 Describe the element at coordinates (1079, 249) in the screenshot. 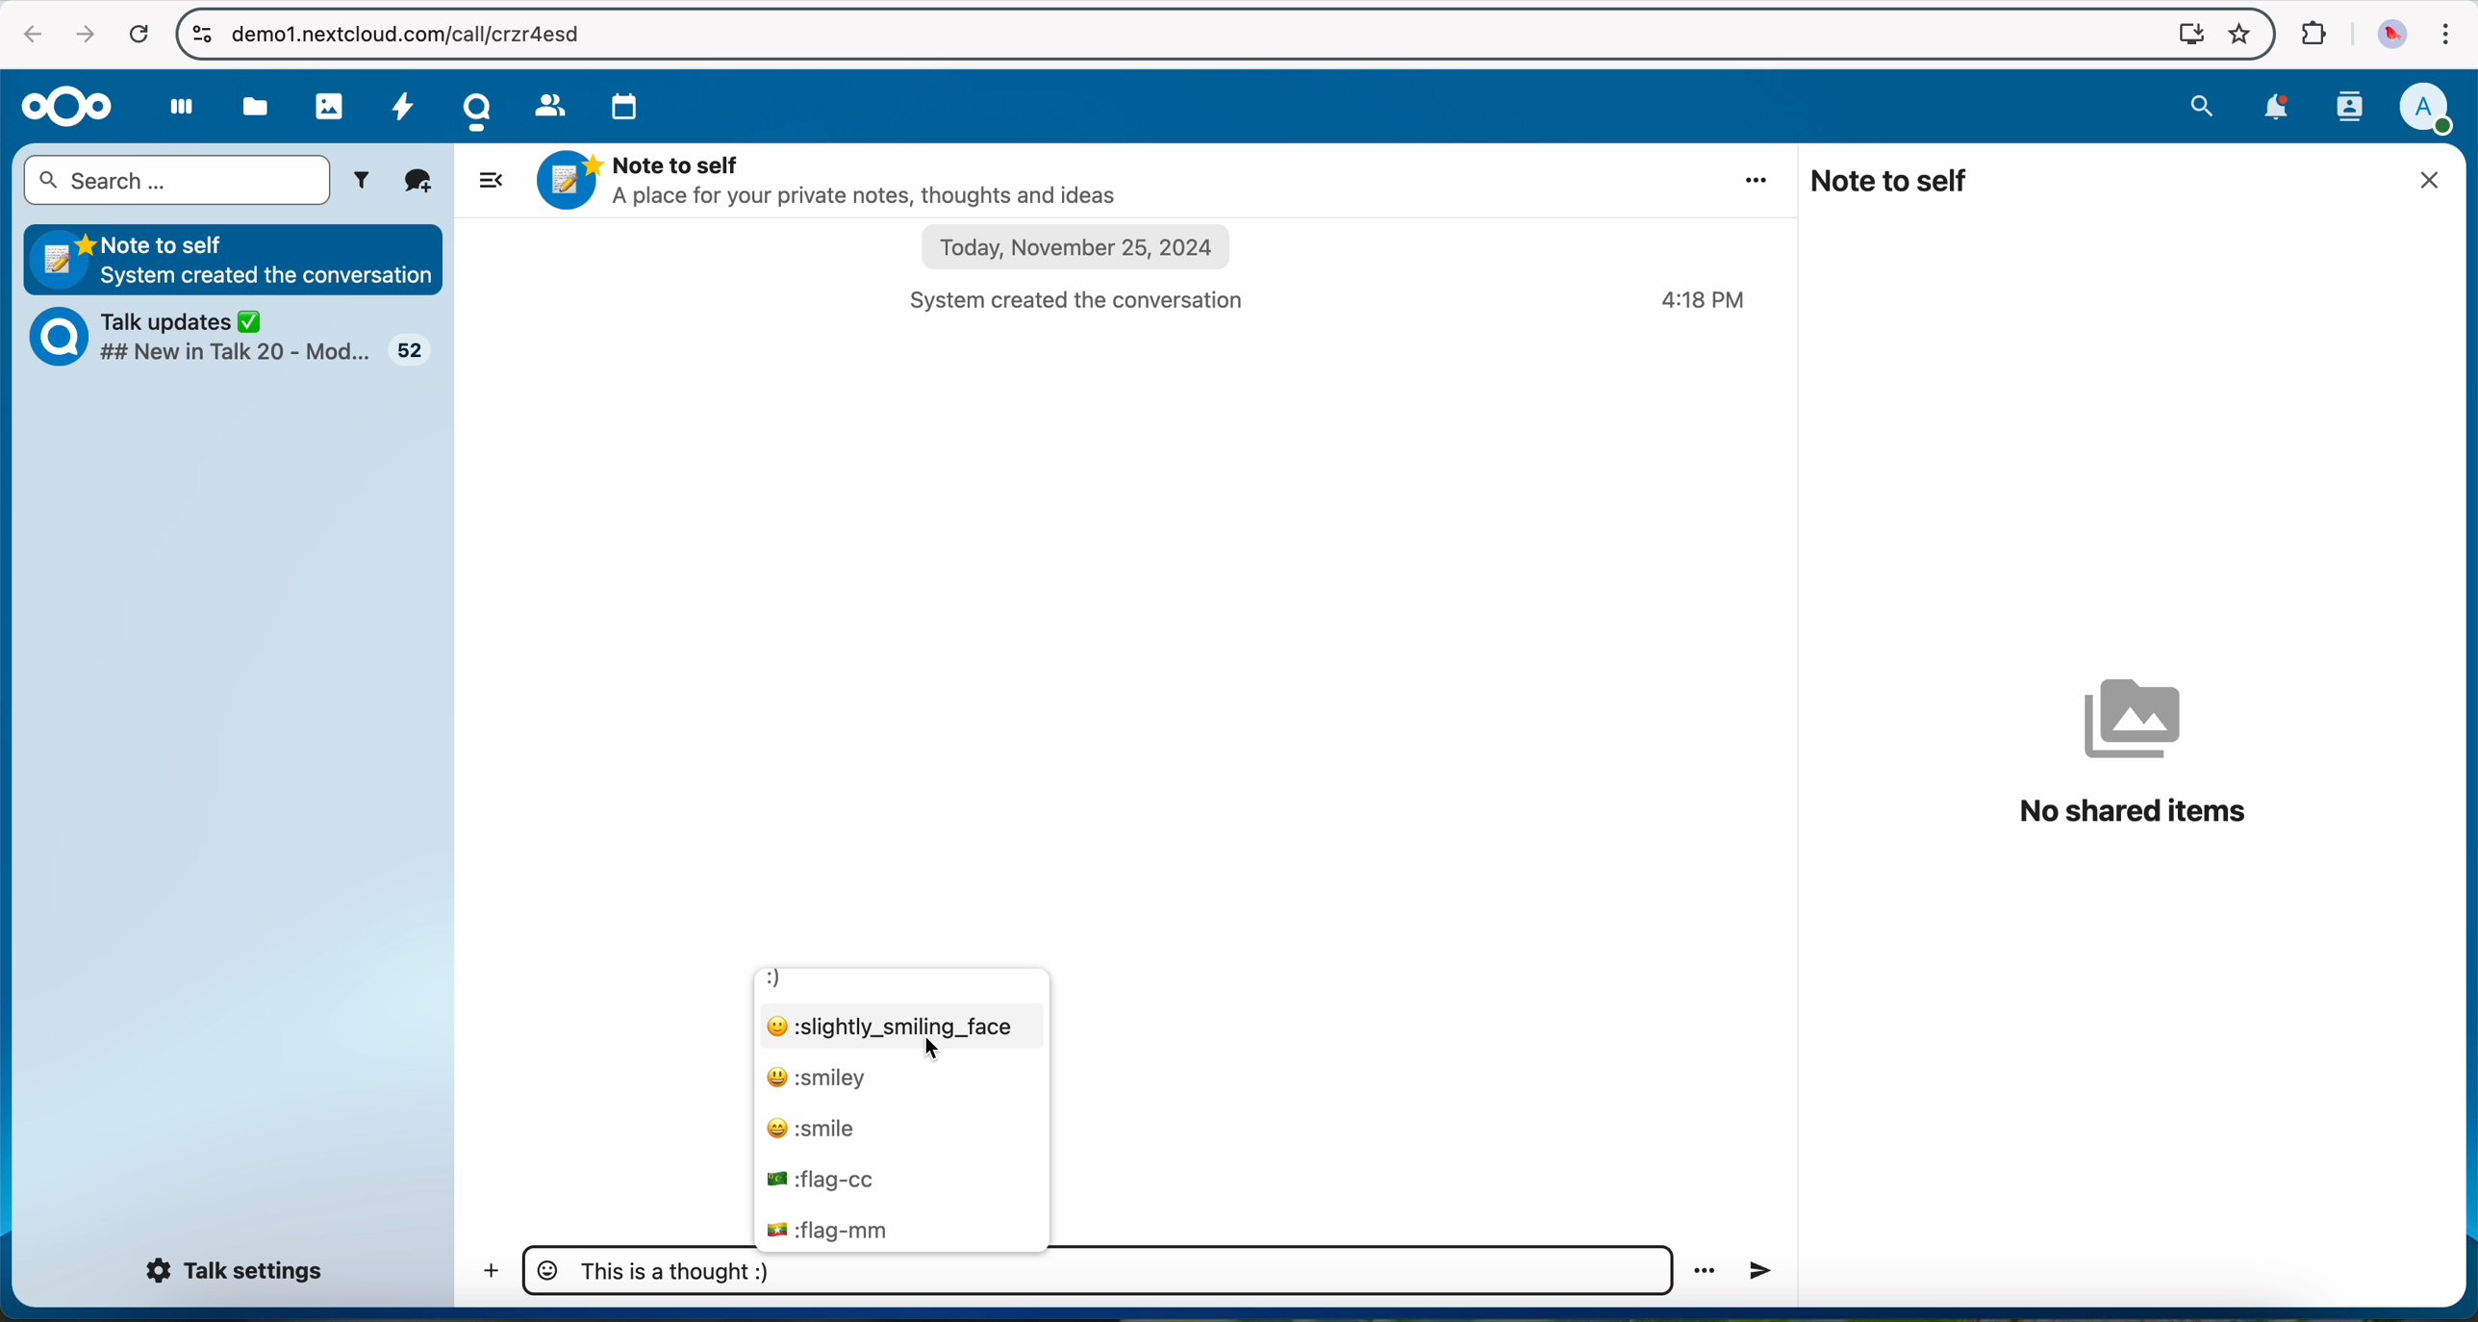

I see `date` at that location.